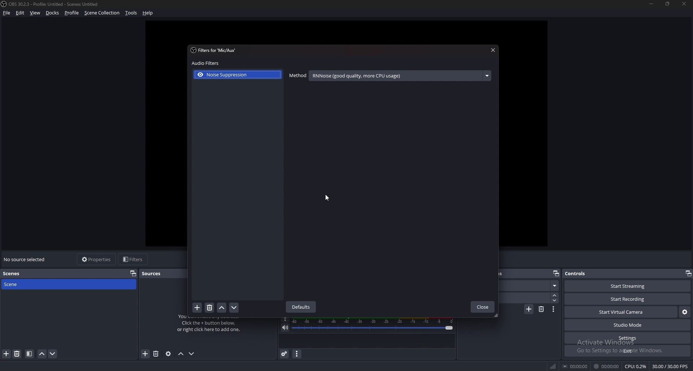 Image resolution: width=693 pixels, height=371 pixels. Describe the element at coordinates (156, 273) in the screenshot. I see `sources` at that location.